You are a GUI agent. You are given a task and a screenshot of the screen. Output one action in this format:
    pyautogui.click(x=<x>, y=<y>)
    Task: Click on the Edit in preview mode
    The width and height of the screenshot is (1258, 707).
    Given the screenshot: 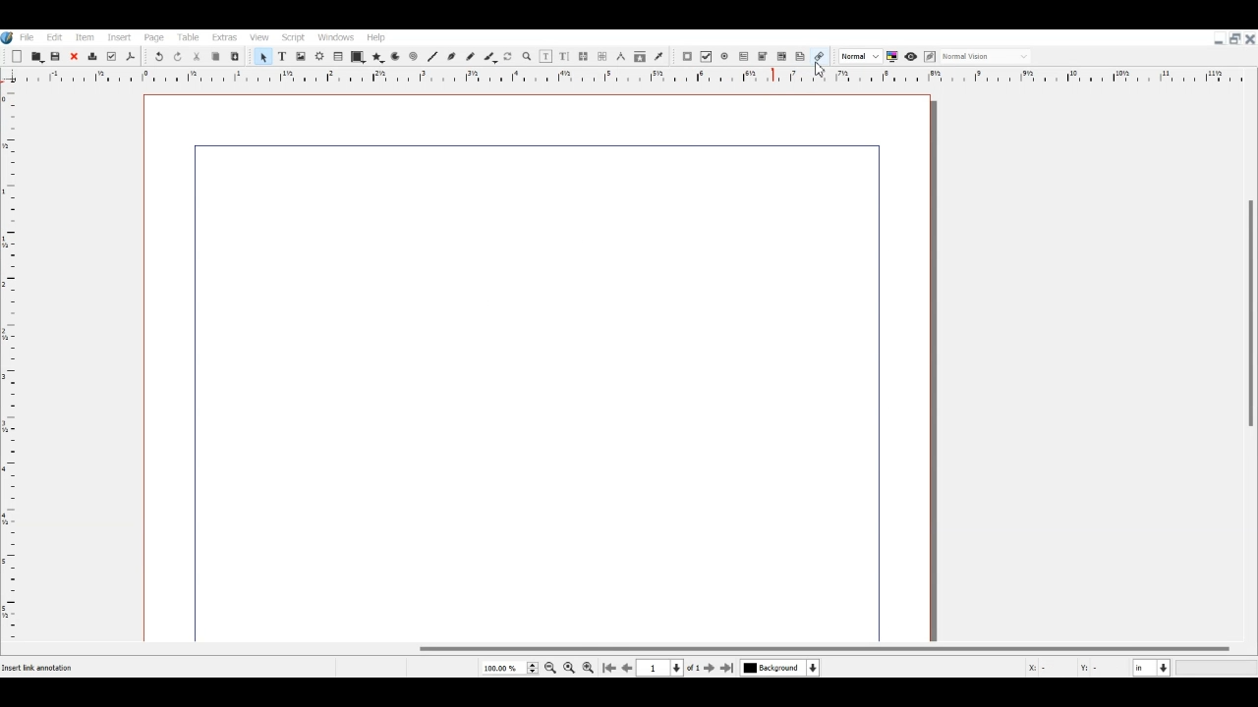 What is the action you would take?
    pyautogui.click(x=930, y=57)
    